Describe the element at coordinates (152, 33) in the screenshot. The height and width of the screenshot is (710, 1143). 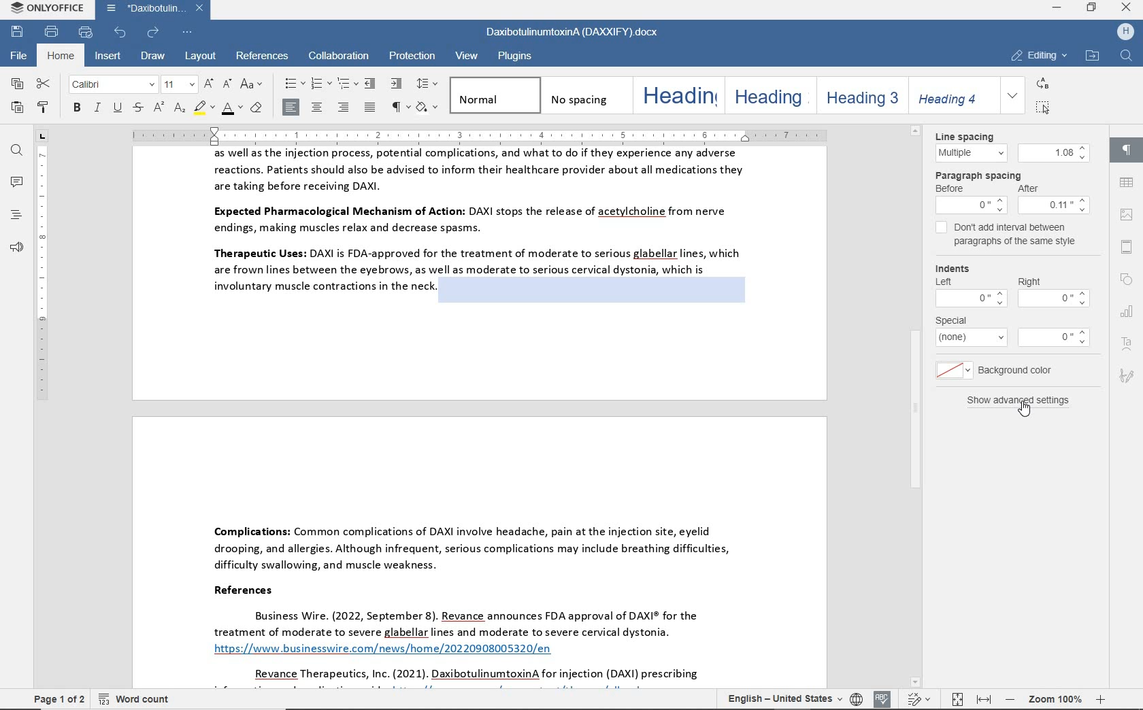
I see `redo` at that location.